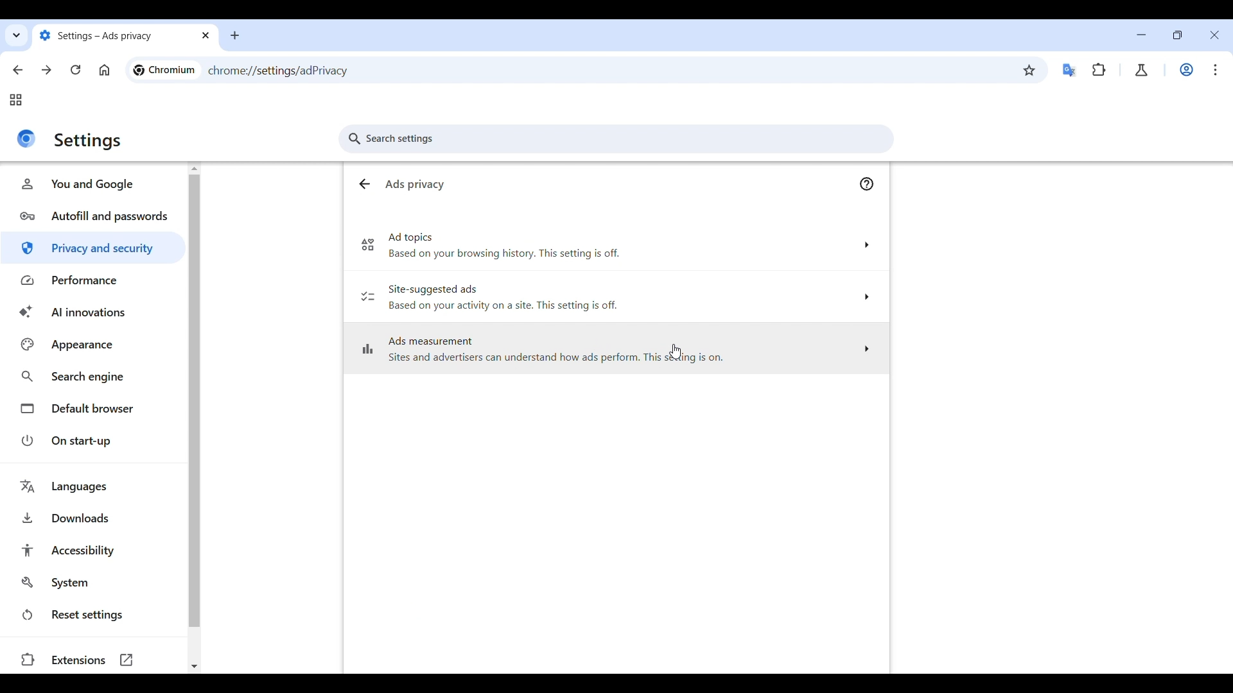  What do you see at coordinates (46, 70) in the screenshot?
I see `Go forward` at bounding box center [46, 70].